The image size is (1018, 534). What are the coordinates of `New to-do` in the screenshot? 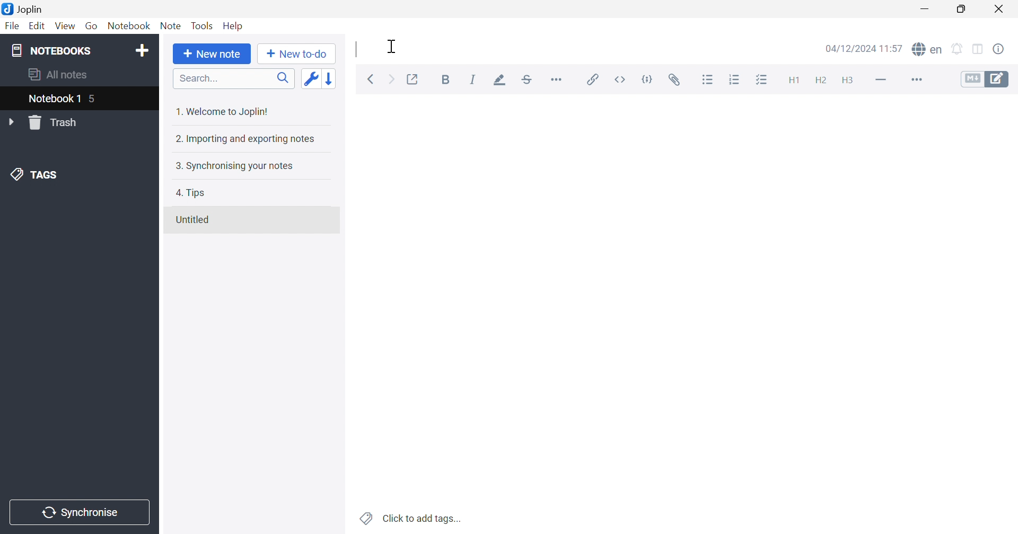 It's located at (297, 54).